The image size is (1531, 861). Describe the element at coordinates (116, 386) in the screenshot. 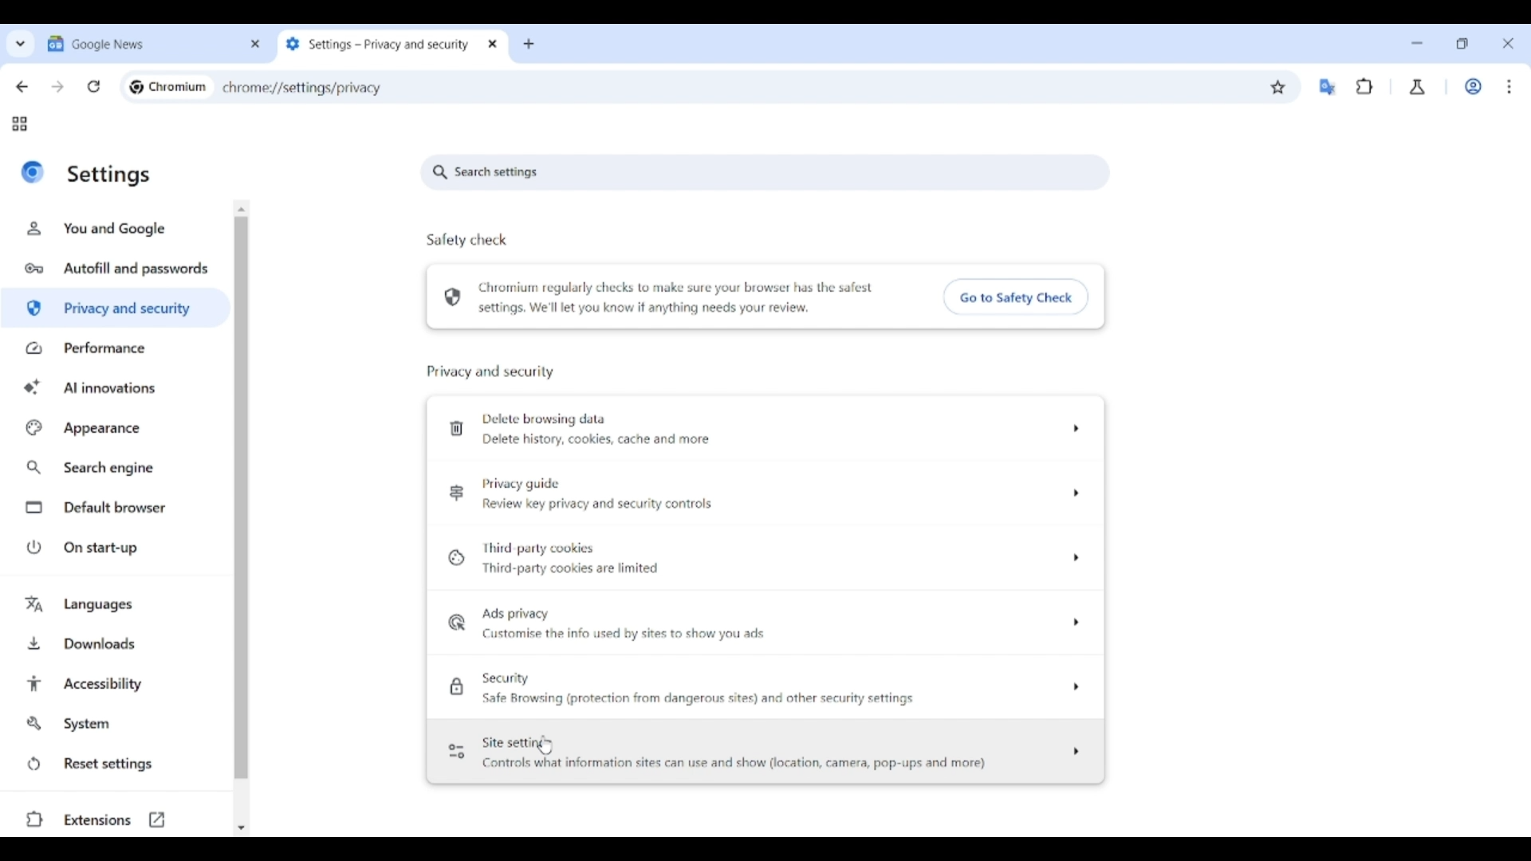

I see `AI innovations` at that location.